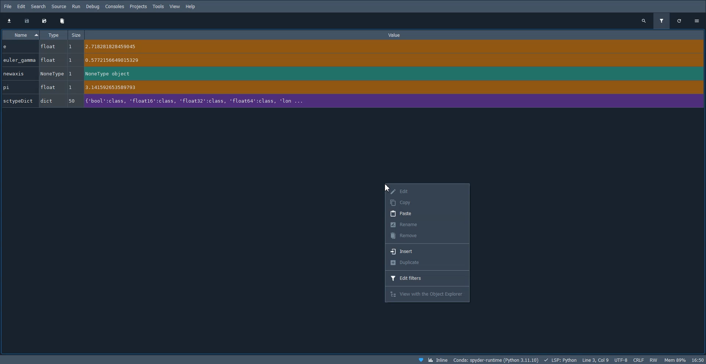  I want to click on newaxis, so click(15, 74).